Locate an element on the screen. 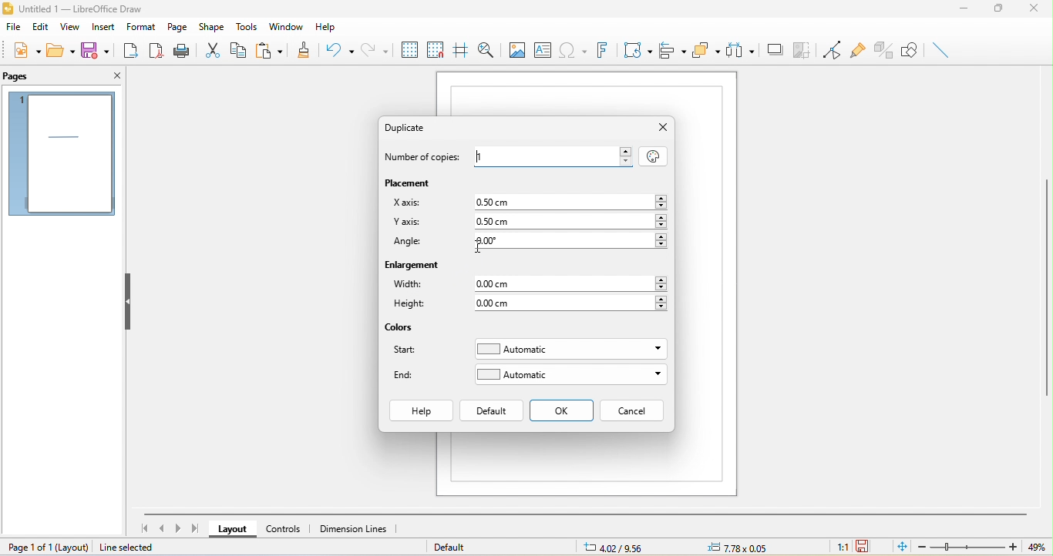 The image size is (1053, 556). format is located at coordinates (142, 25).